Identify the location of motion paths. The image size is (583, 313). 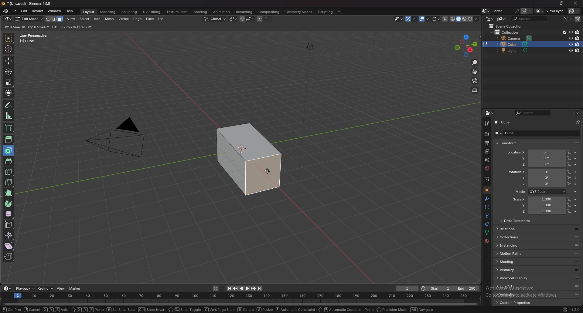
(515, 253).